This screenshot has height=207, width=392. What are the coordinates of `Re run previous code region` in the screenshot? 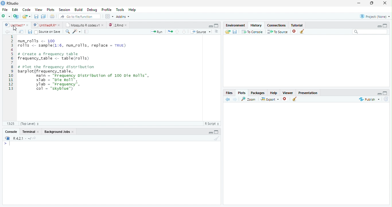 It's located at (170, 32).